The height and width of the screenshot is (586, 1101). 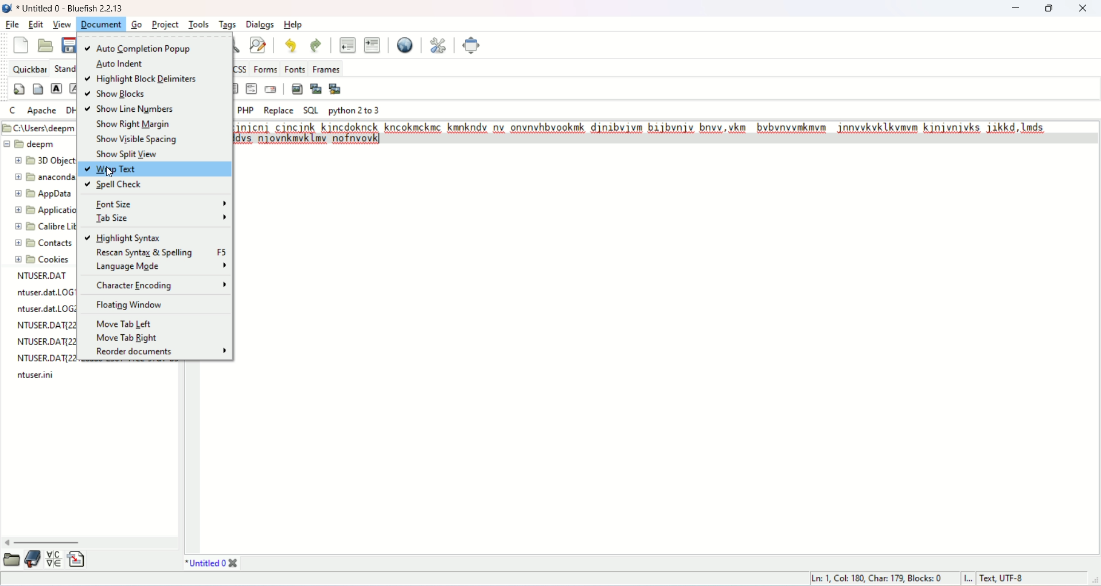 What do you see at coordinates (139, 80) in the screenshot?
I see `highlight block delimiters` at bounding box center [139, 80].